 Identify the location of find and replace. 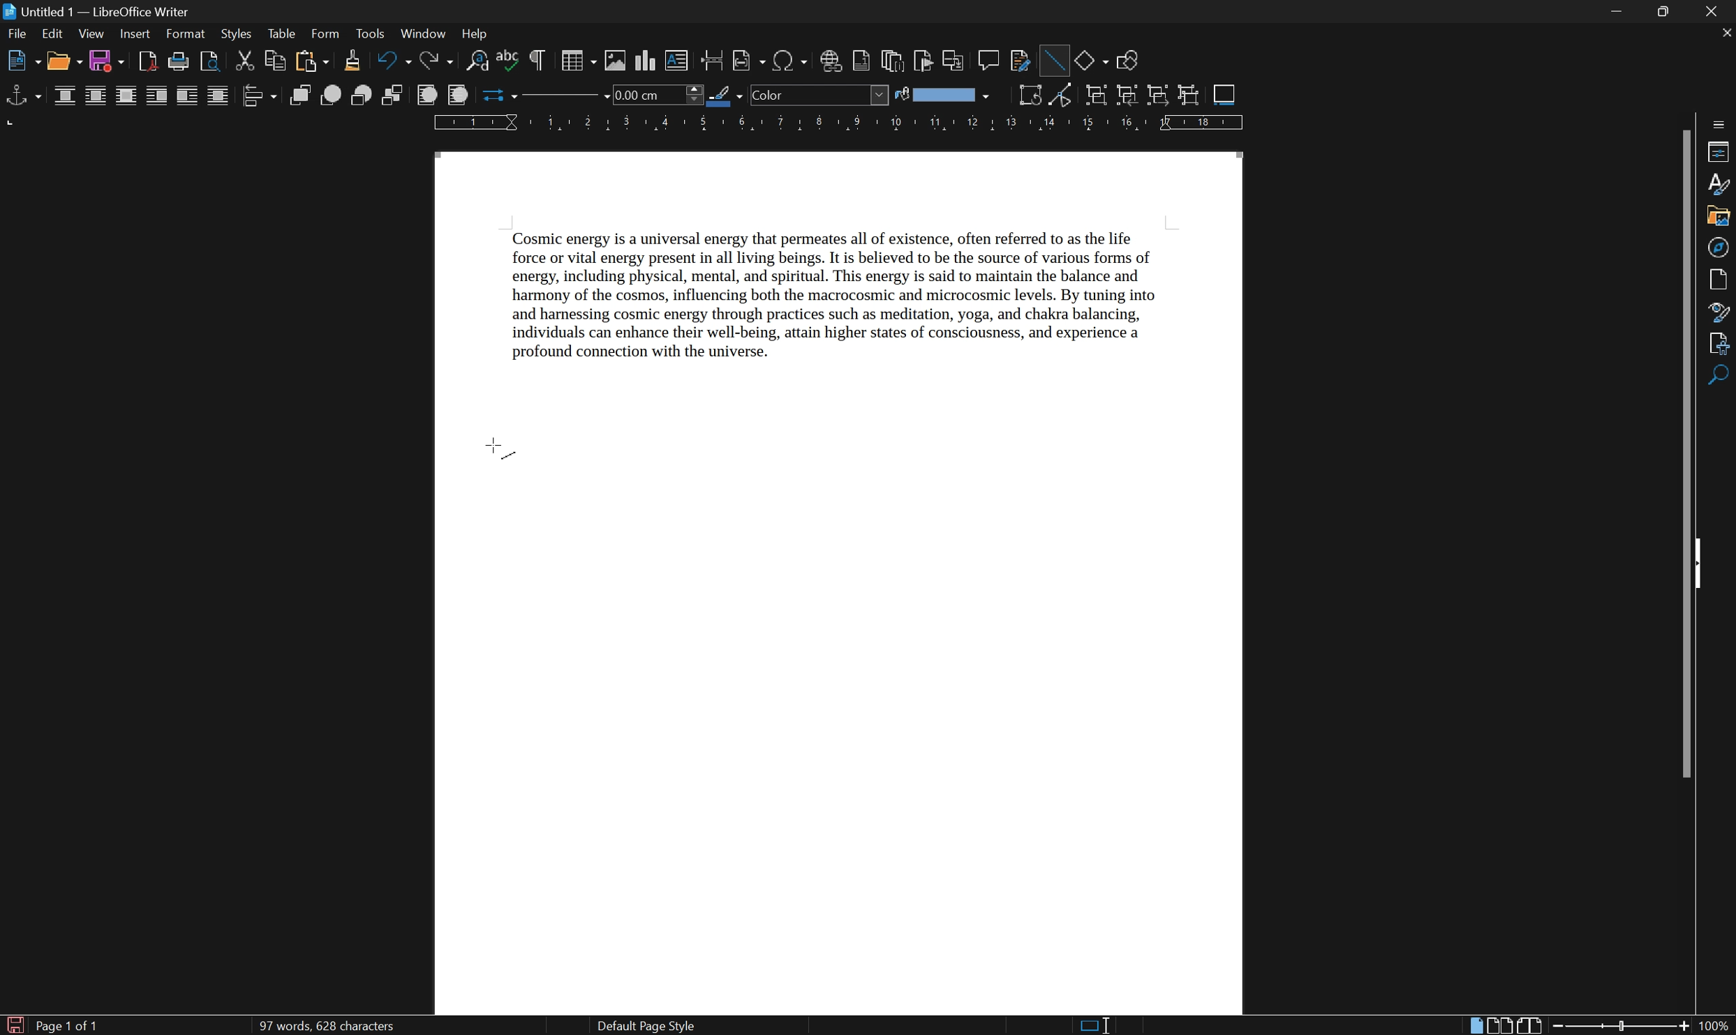
(477, 62).